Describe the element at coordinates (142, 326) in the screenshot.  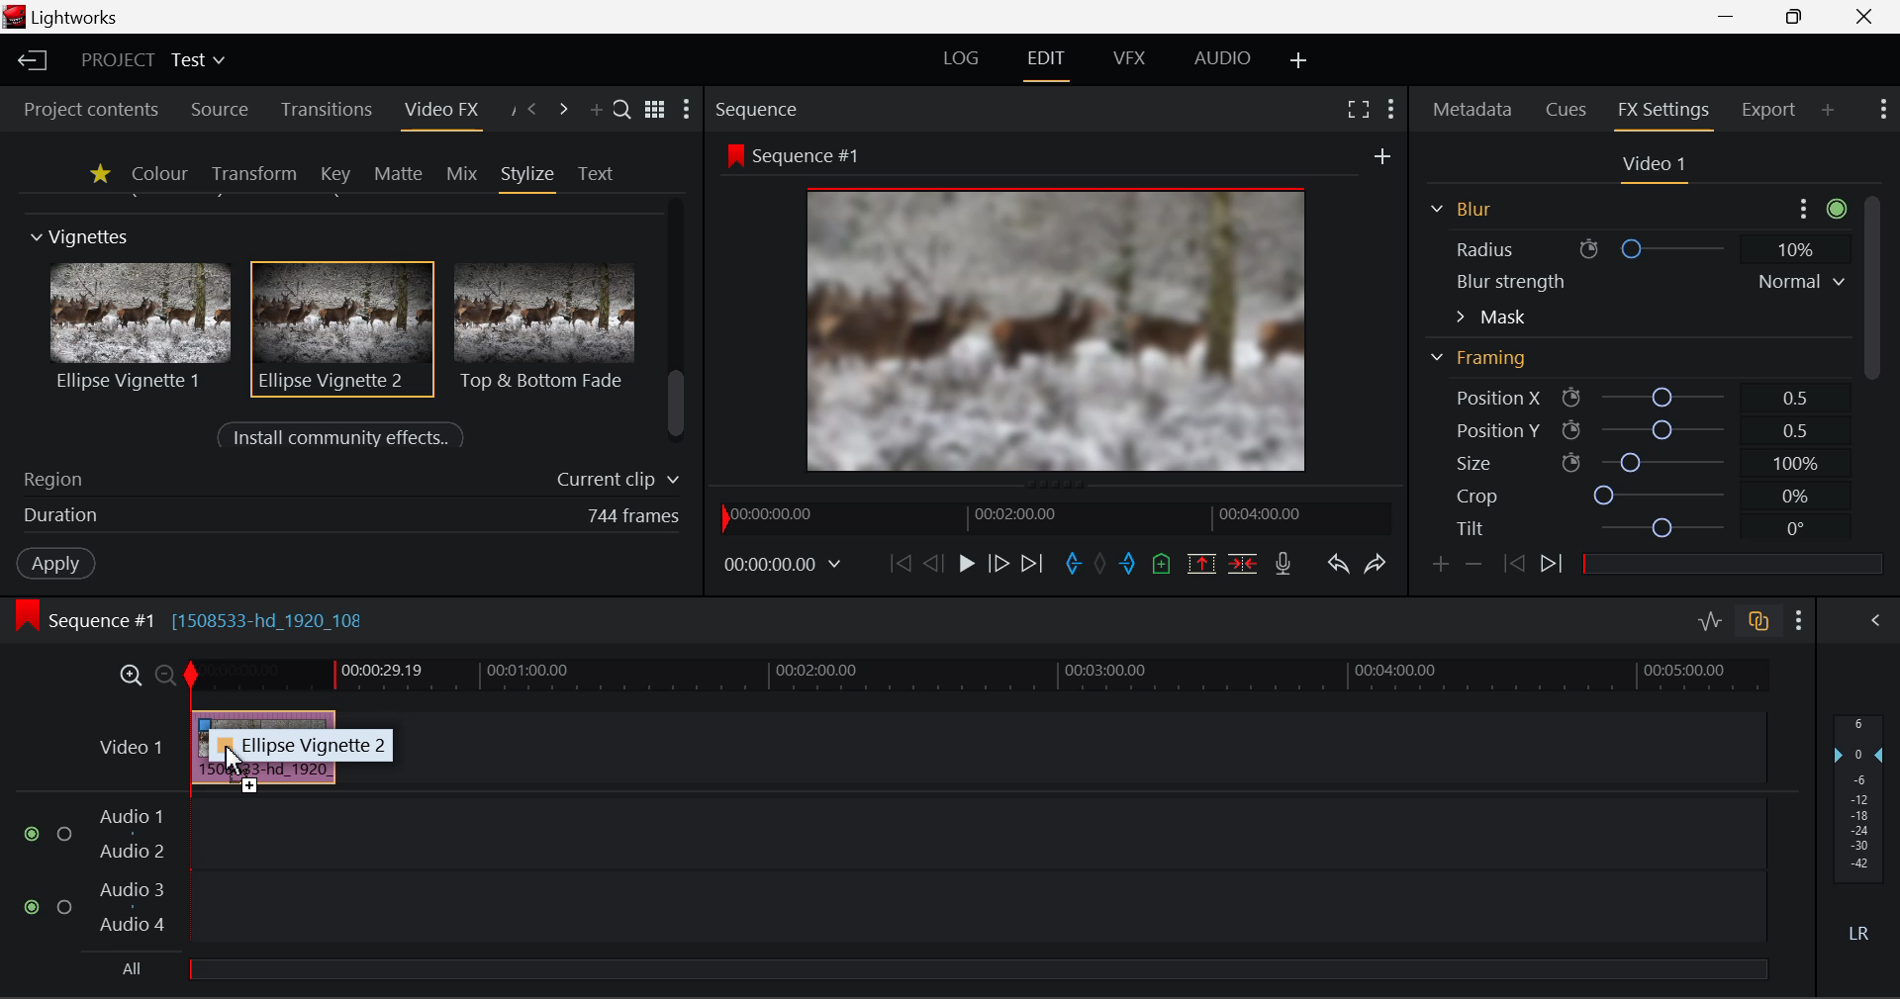
I see `Ellipse Vignette 1` at that location.